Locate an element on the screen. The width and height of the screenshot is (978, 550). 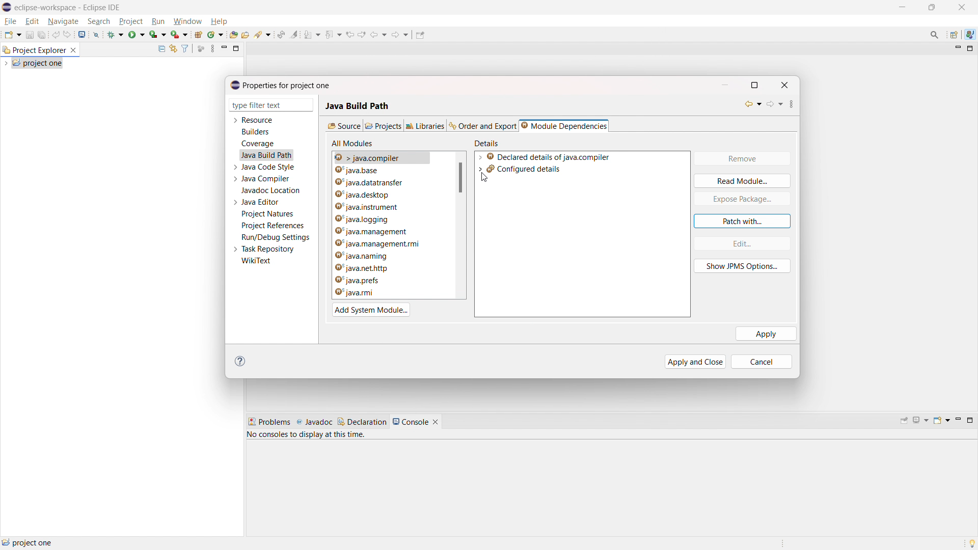
project one is located at coordinates (28, 542).